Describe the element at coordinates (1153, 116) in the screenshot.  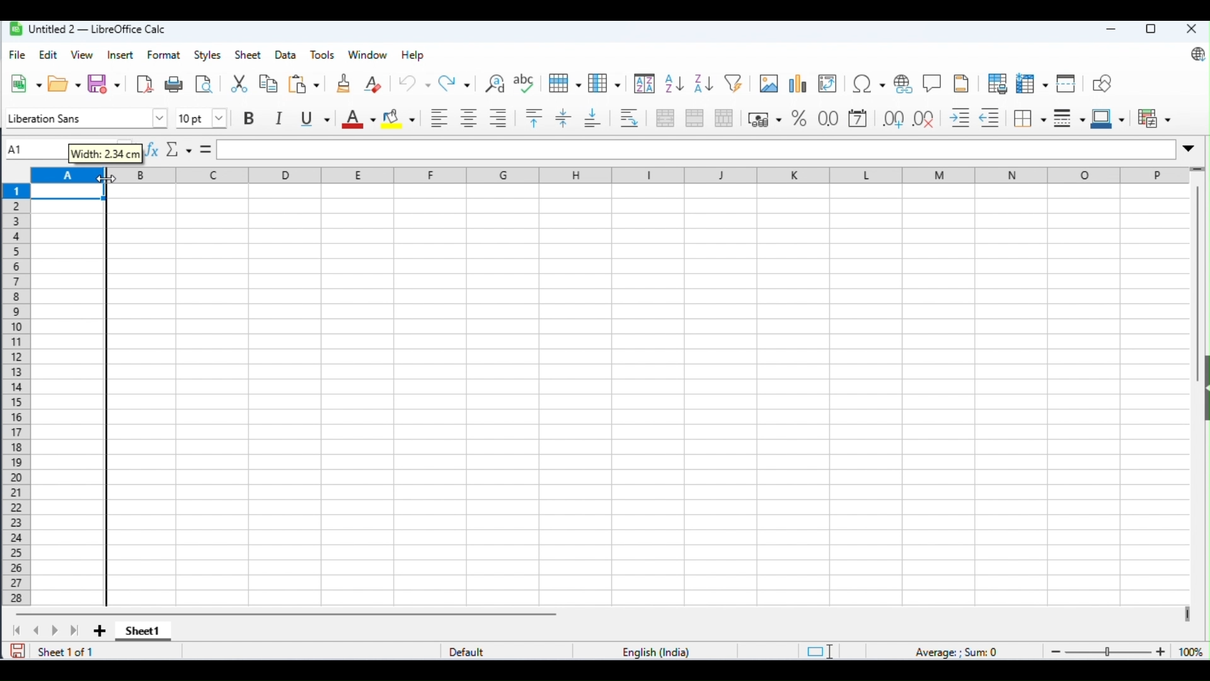
I see `conditional` at that location.